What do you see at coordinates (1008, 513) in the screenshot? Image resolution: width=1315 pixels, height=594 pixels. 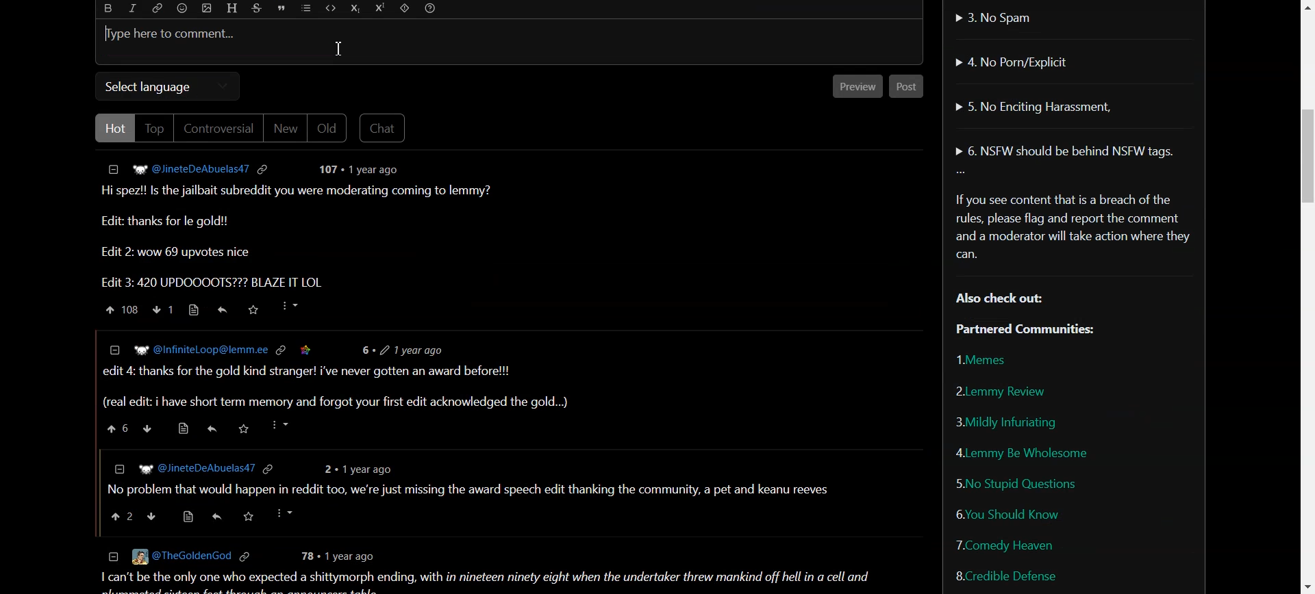 I see `You Should Know` at bounding box center [1008, 513].